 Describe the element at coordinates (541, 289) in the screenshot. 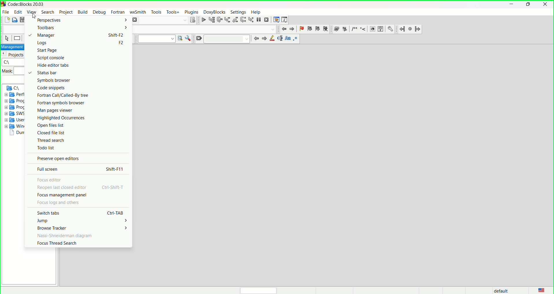

I see `language` at that location.